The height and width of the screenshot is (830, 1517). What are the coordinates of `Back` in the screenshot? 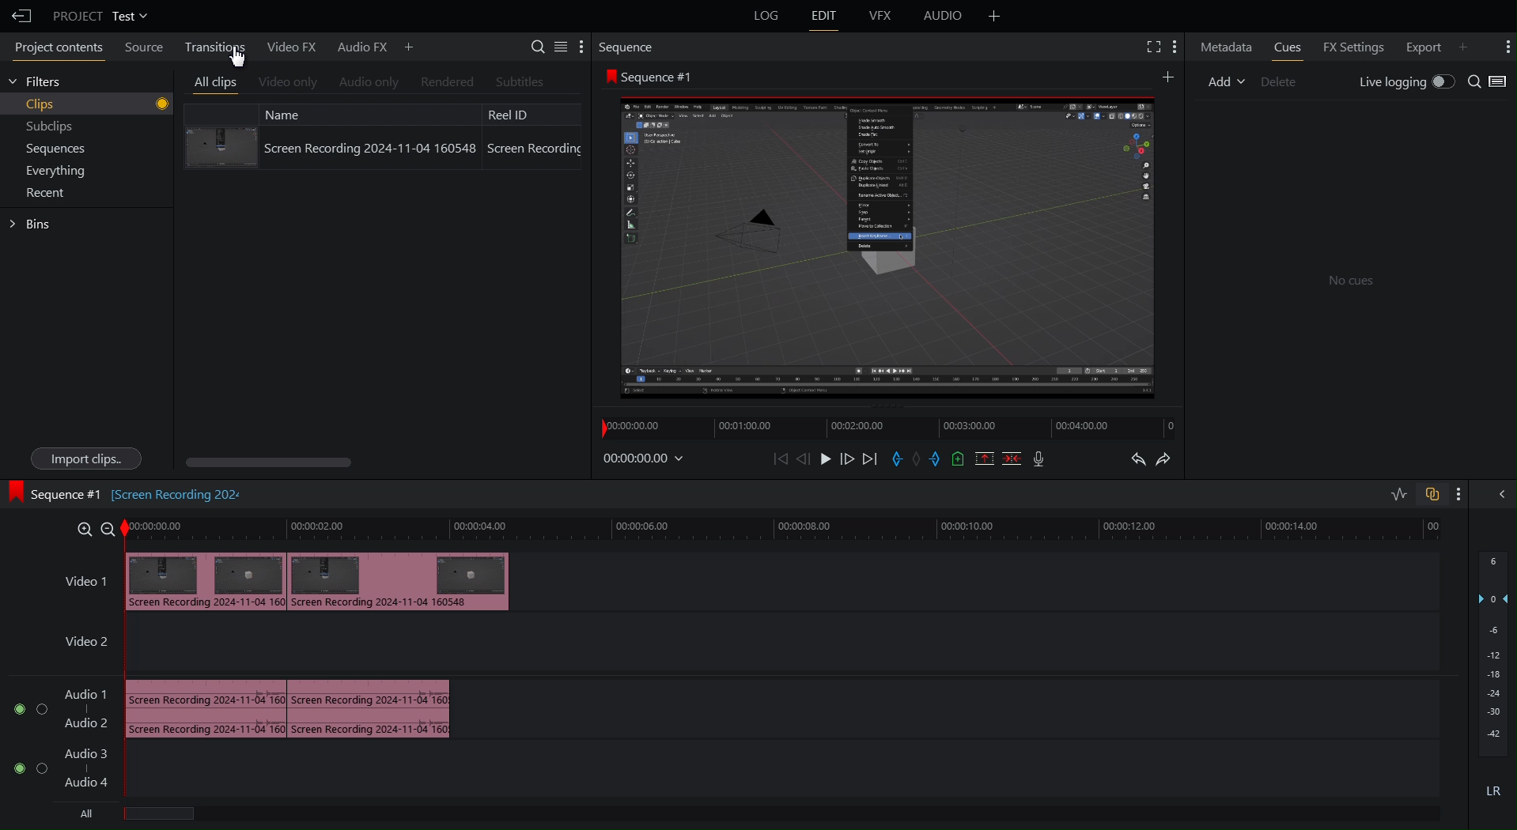 It's located at (20, 16).